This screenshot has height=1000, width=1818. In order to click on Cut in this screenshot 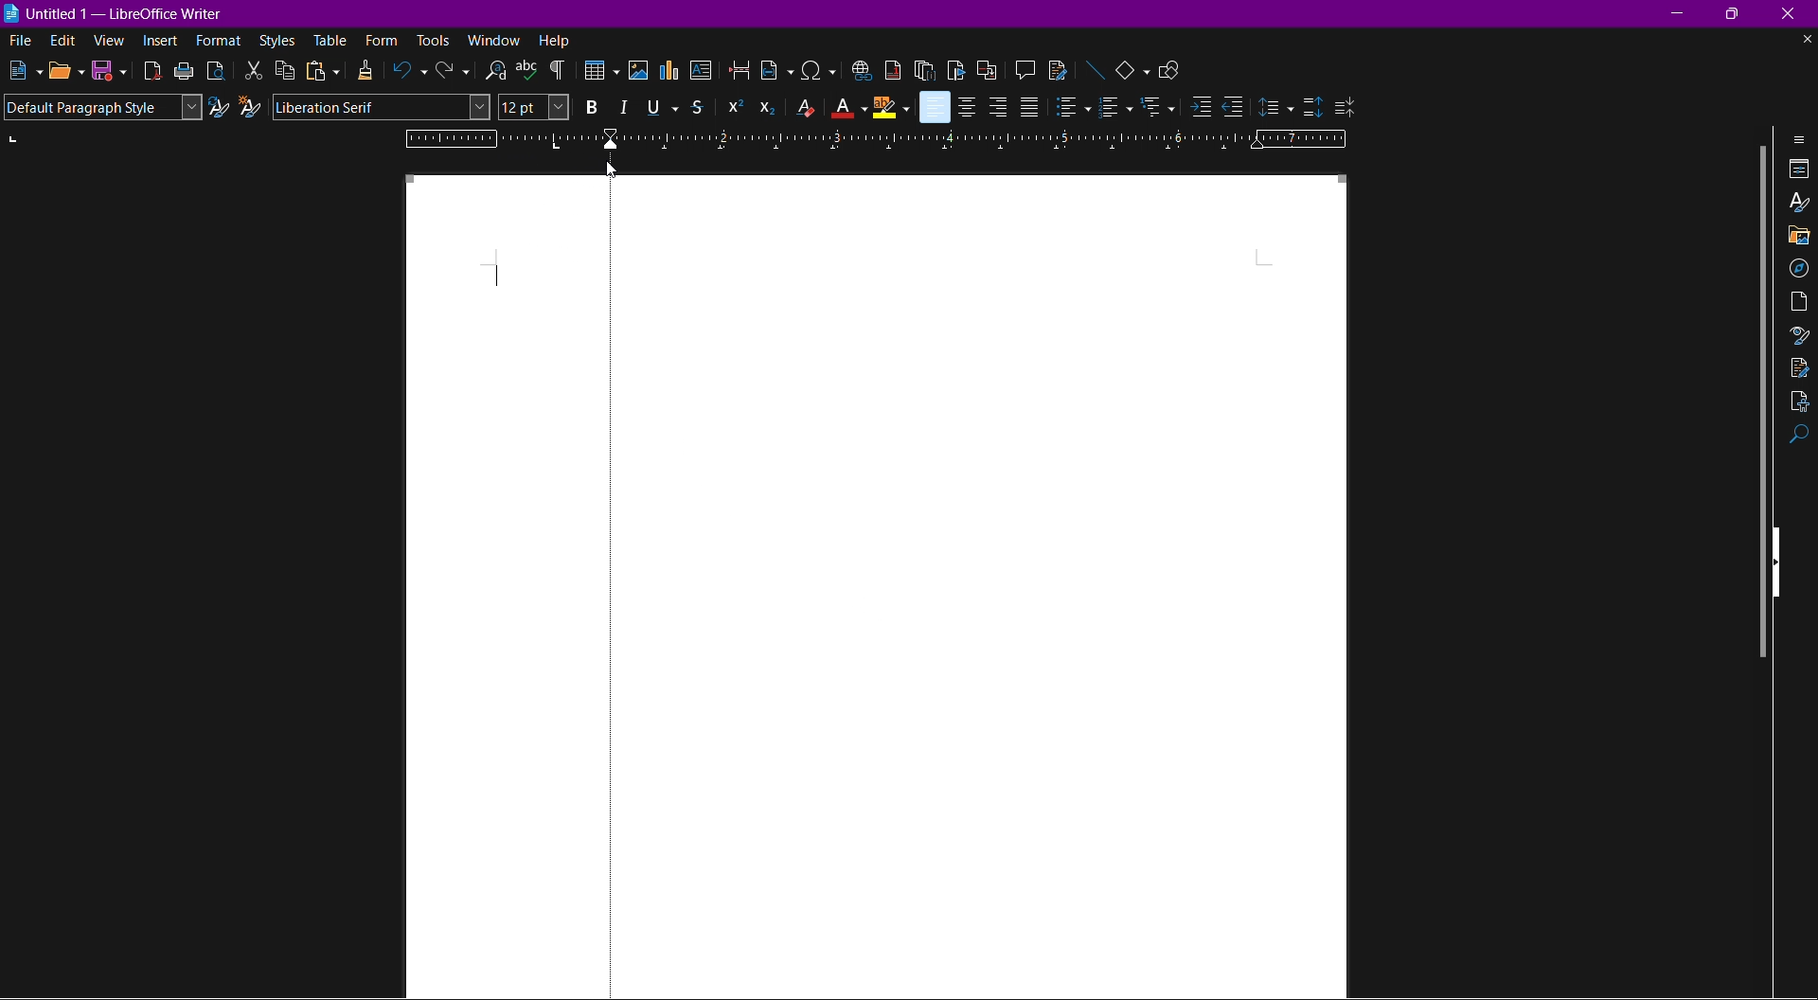, I will do `click(252, 70)`.